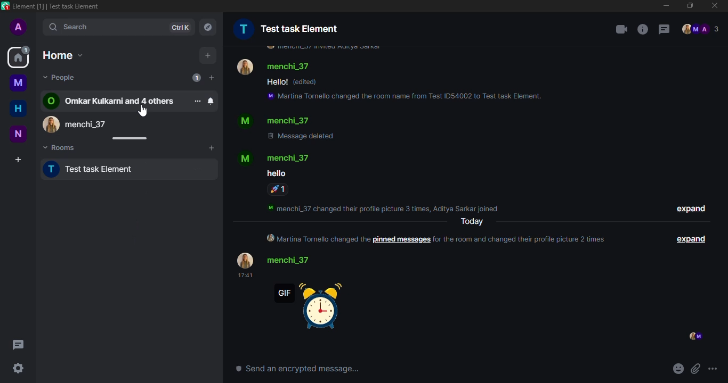 The image size is (728, 383). I want to click on notification setting, so click(211, 101).